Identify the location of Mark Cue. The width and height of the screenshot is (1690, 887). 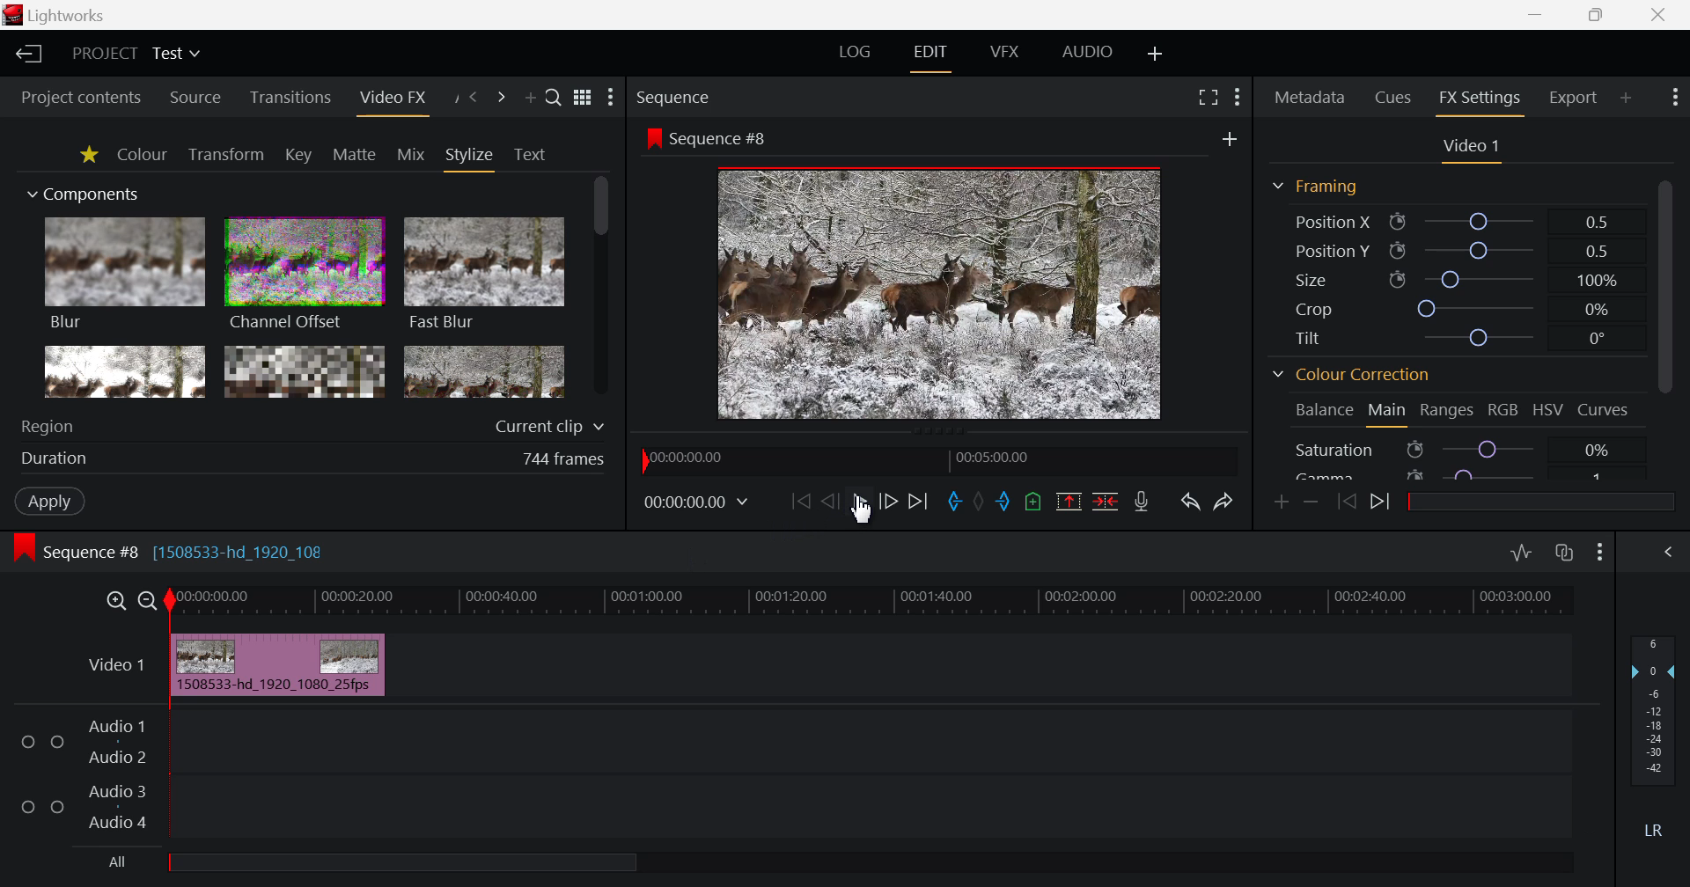
(1033, 501).